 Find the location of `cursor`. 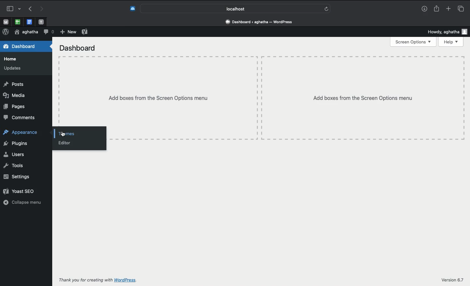

cursor is located at coordinates (63, 132).